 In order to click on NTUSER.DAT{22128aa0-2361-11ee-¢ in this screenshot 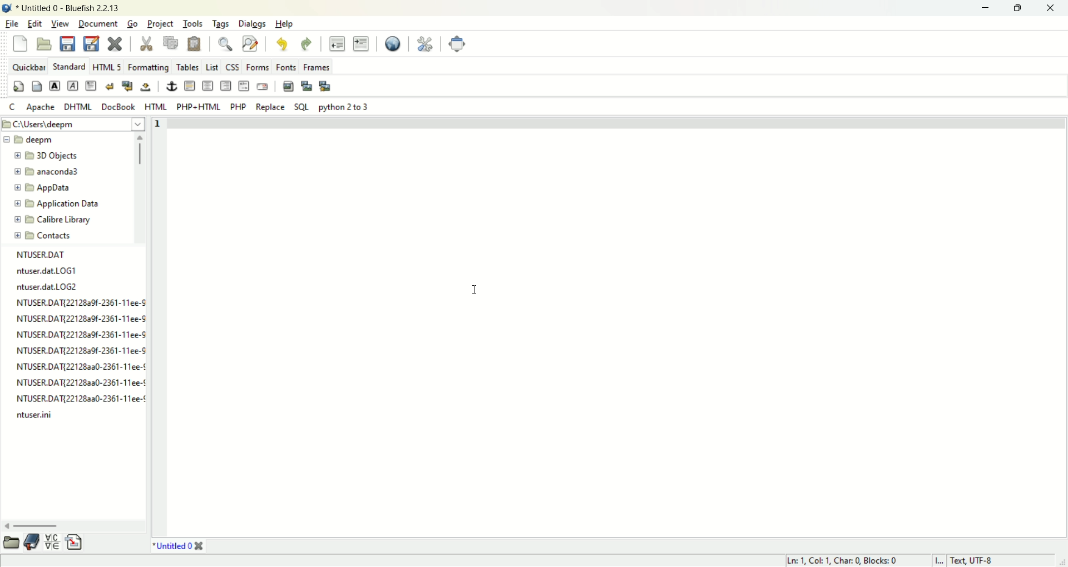, I will do `click(76, 397)`.